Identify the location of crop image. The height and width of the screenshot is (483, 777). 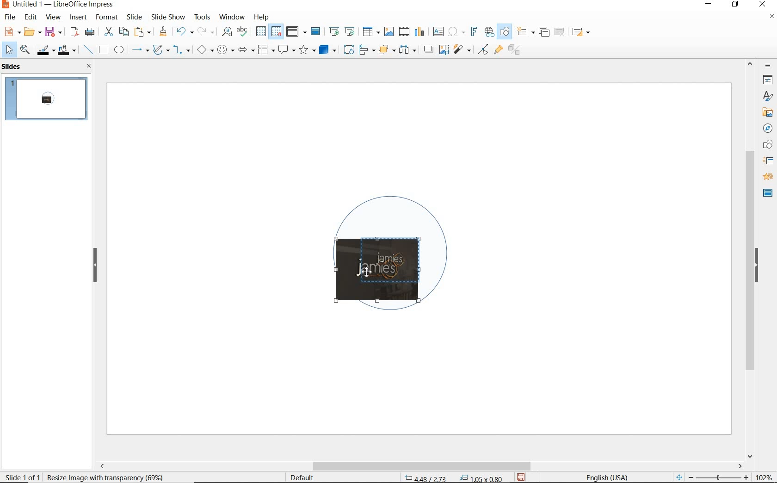
(444, 49).